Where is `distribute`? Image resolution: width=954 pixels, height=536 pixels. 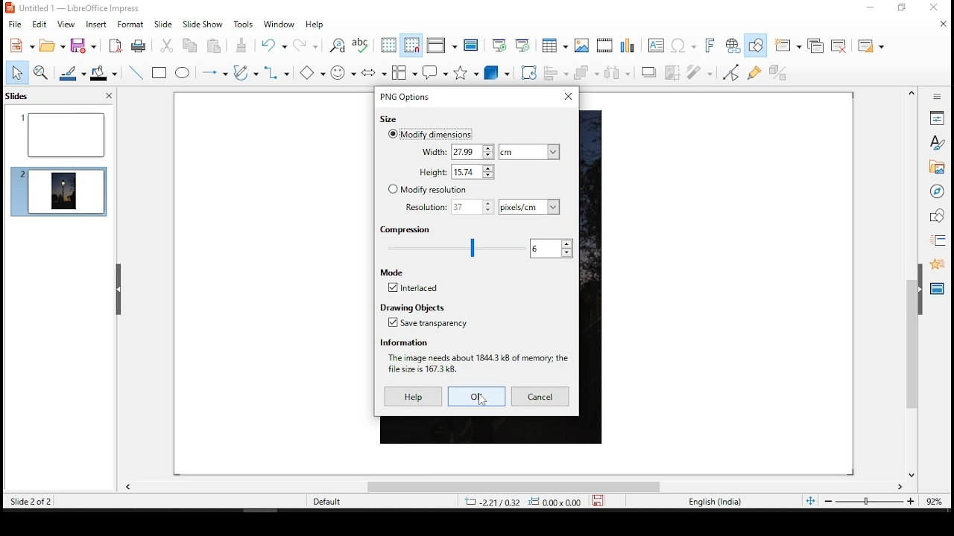 distribute is located at coordinates (619, 73).